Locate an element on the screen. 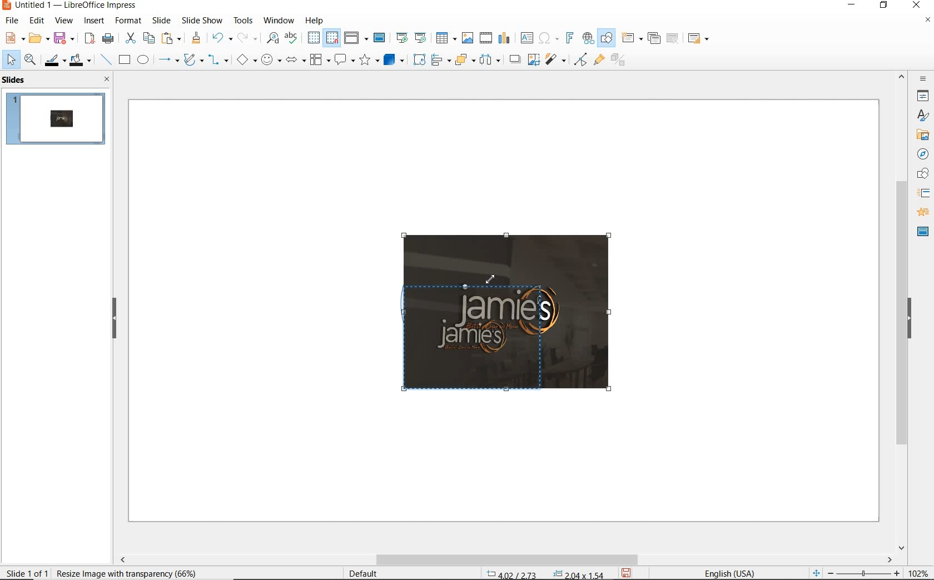  cut is located at coordinates (129, 38).